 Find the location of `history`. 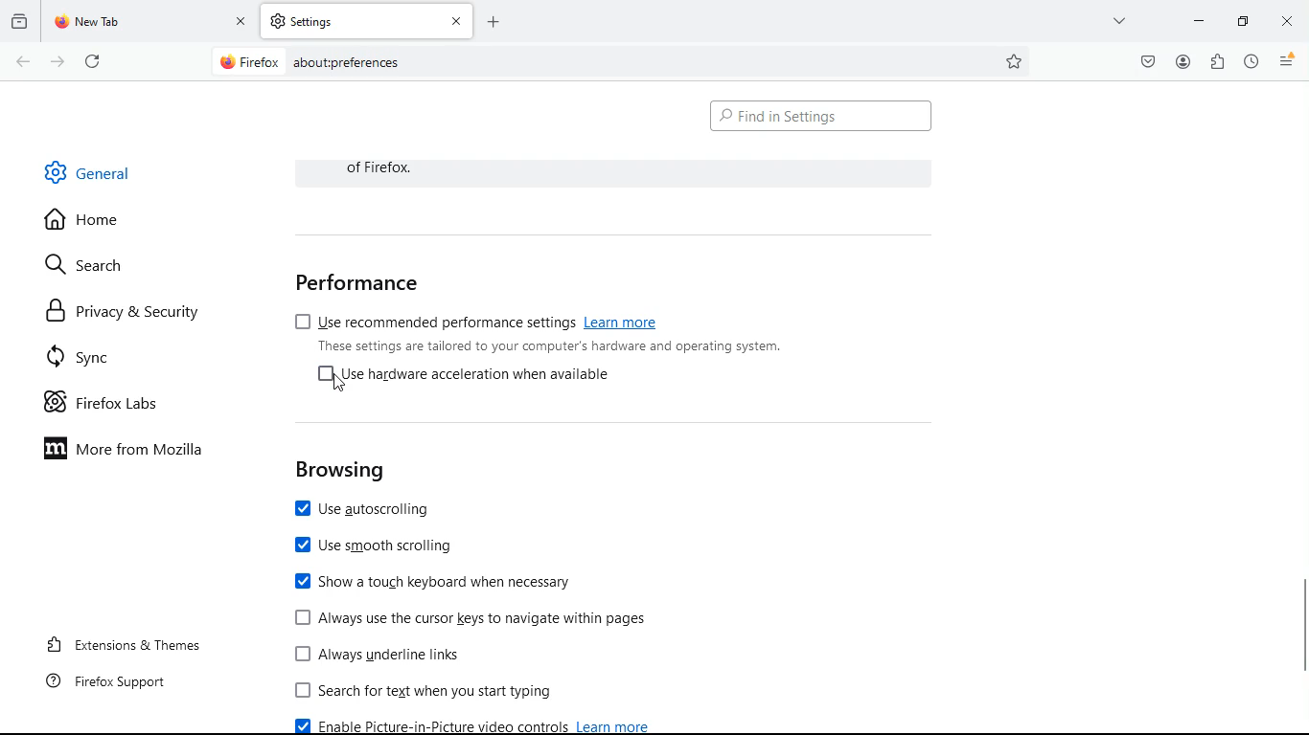

history is located at coordinates (19, 22).